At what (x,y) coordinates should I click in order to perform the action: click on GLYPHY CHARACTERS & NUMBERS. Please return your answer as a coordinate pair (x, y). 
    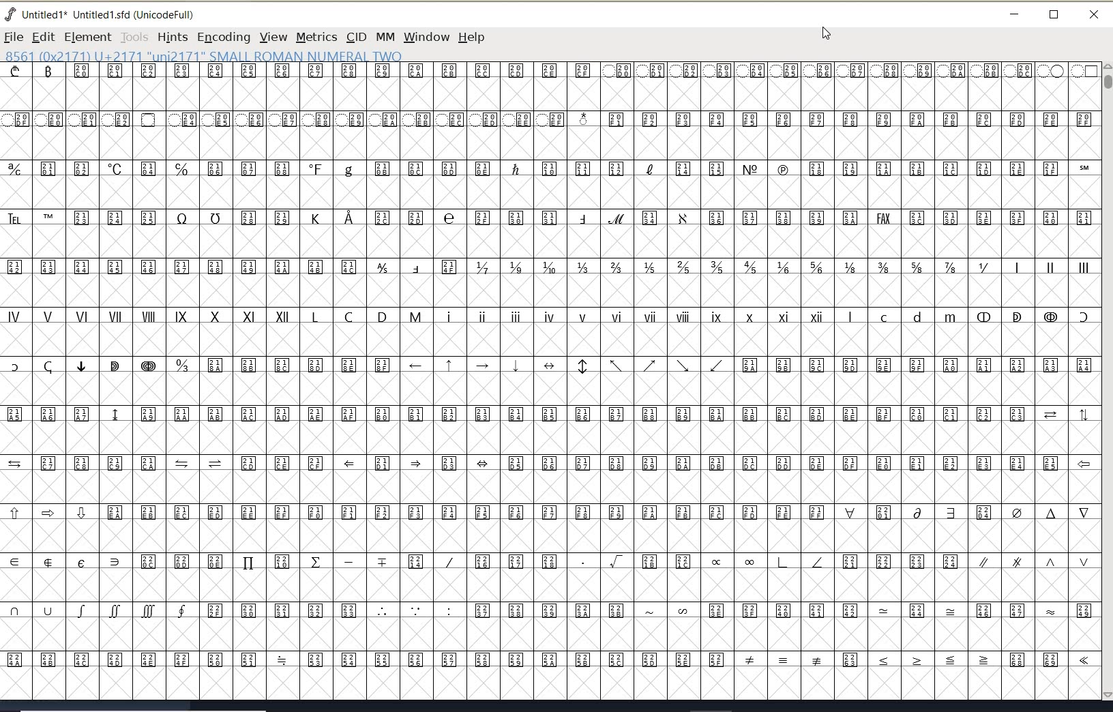
    Looking at the image, I should click on (549, 374).